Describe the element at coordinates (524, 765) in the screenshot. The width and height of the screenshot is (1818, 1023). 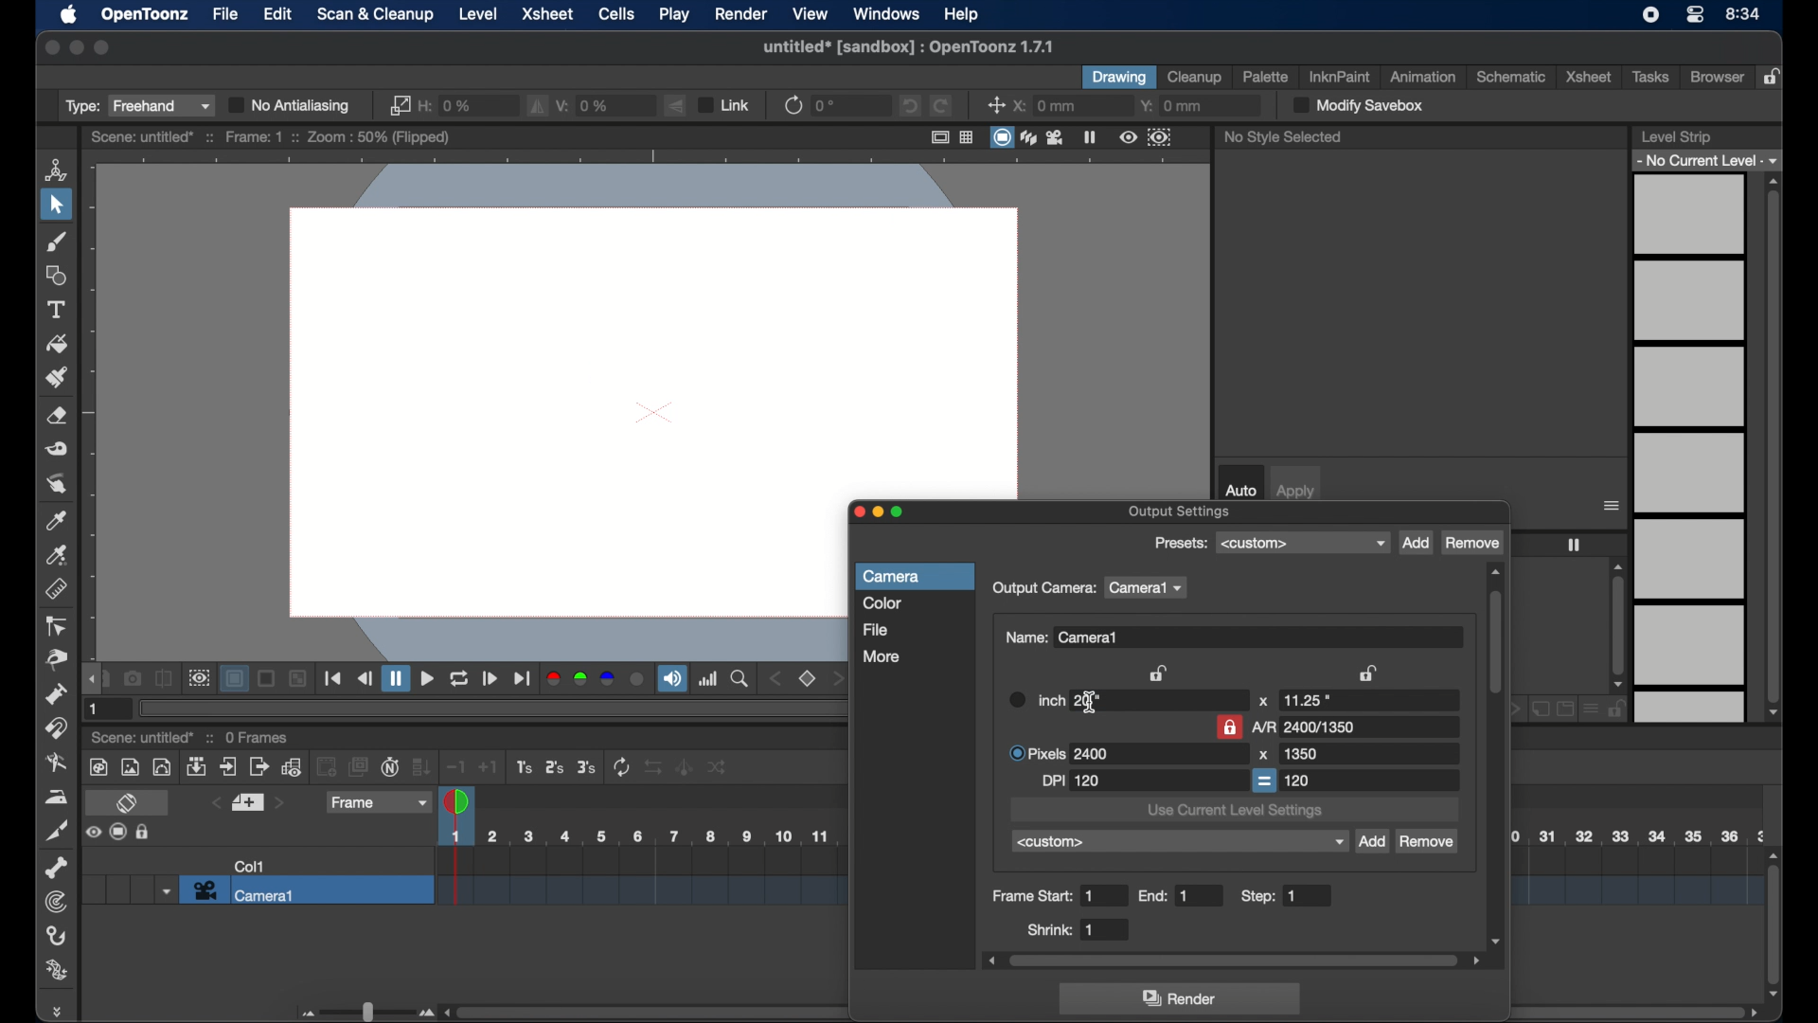
I see `` at that location.